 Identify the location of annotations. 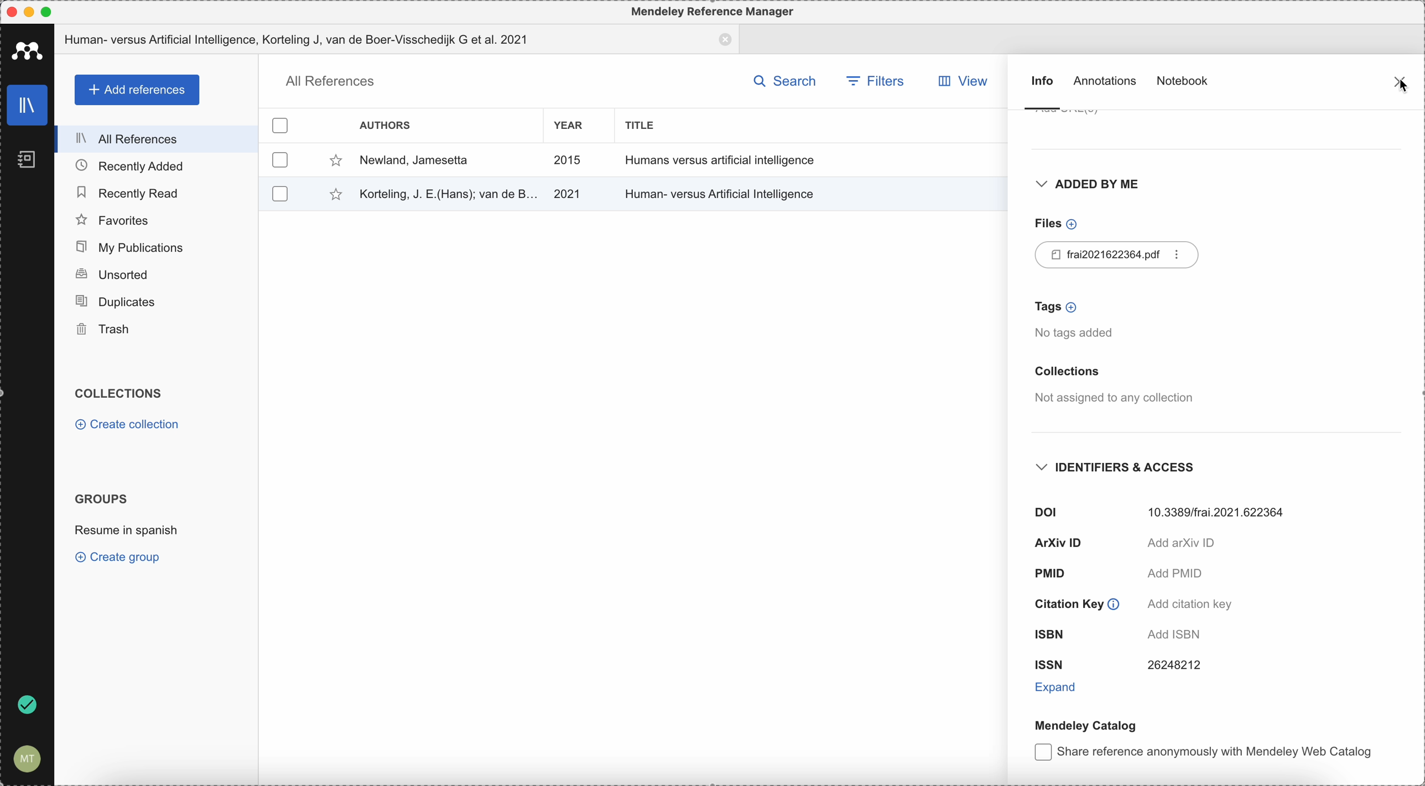
(1107, 83).